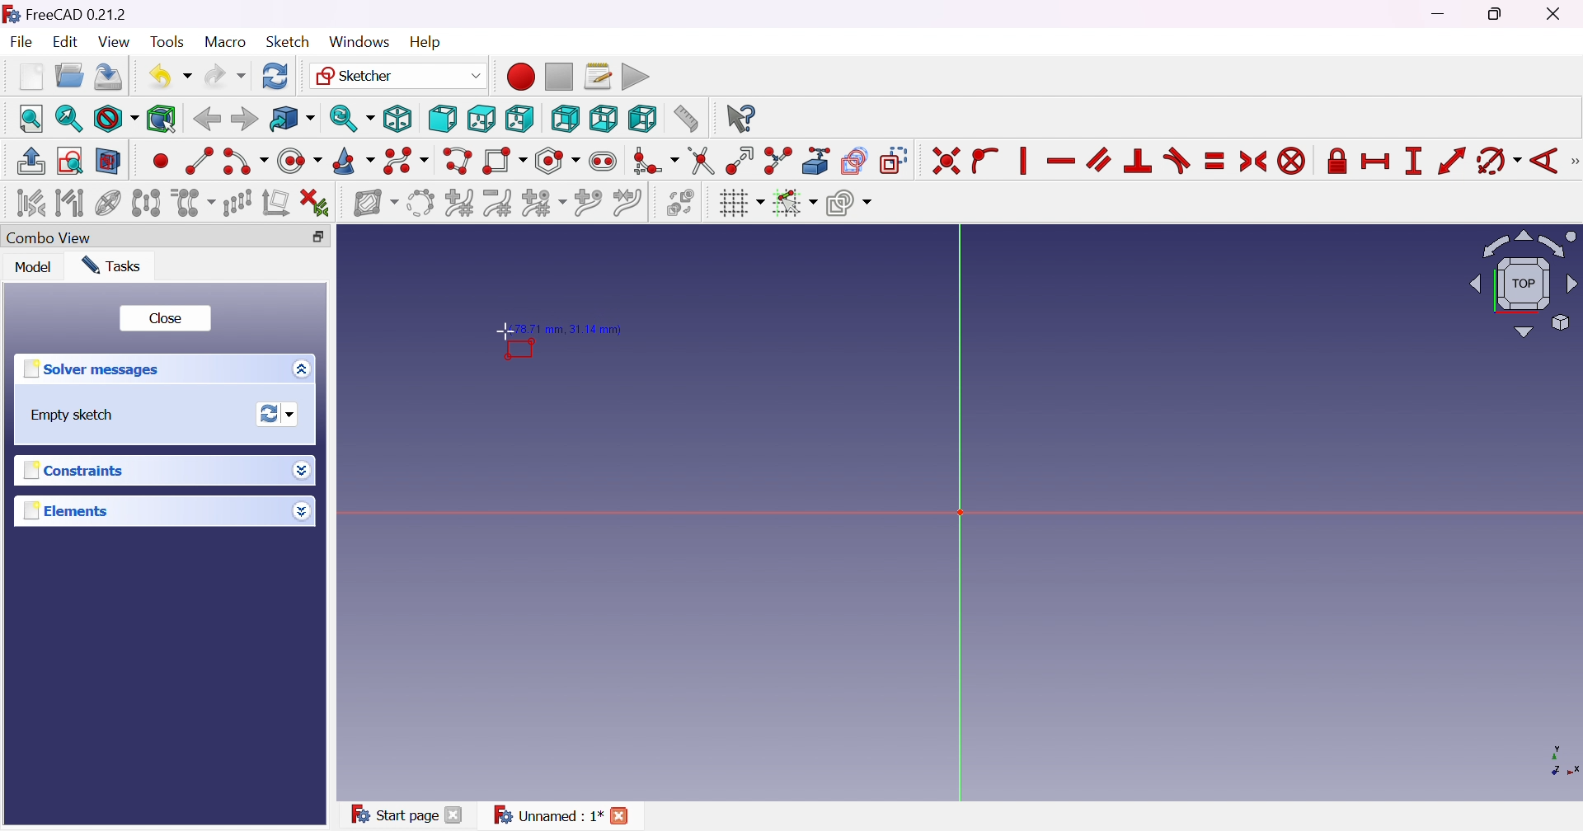 The image size is (1583, 831). I want to click on Refresh, so click(277, 76).